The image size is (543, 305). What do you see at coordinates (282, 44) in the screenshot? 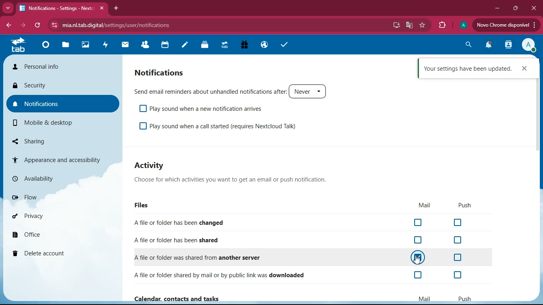
I see `tasks` at bounding box center [282, 44].